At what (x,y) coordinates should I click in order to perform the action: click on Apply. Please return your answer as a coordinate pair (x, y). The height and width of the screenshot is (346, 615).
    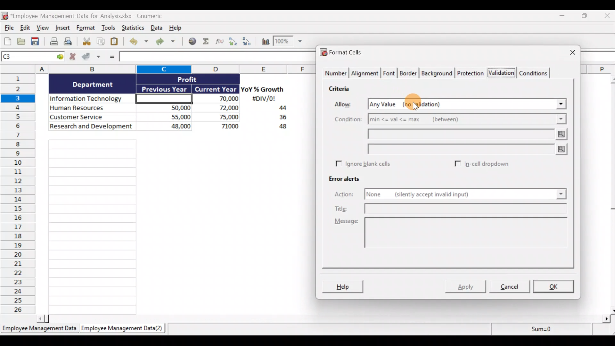
    Looking at the image, I should click on (466, 287).